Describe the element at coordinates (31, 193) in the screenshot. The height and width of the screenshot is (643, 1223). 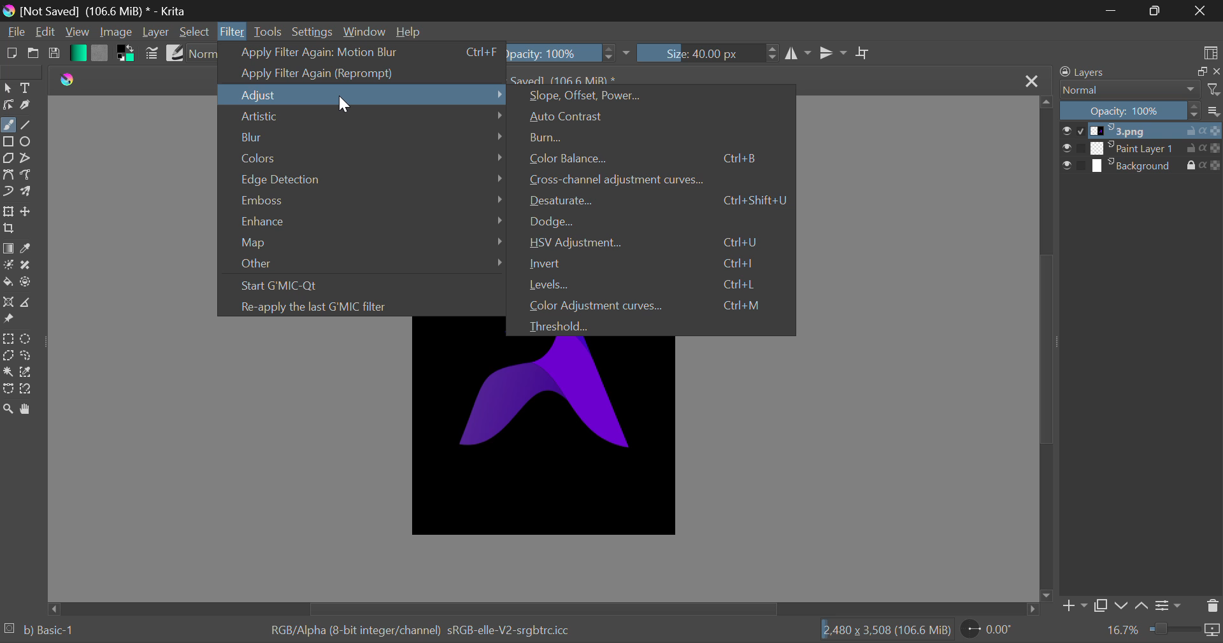
I see `Multibrush Tool` at that location.